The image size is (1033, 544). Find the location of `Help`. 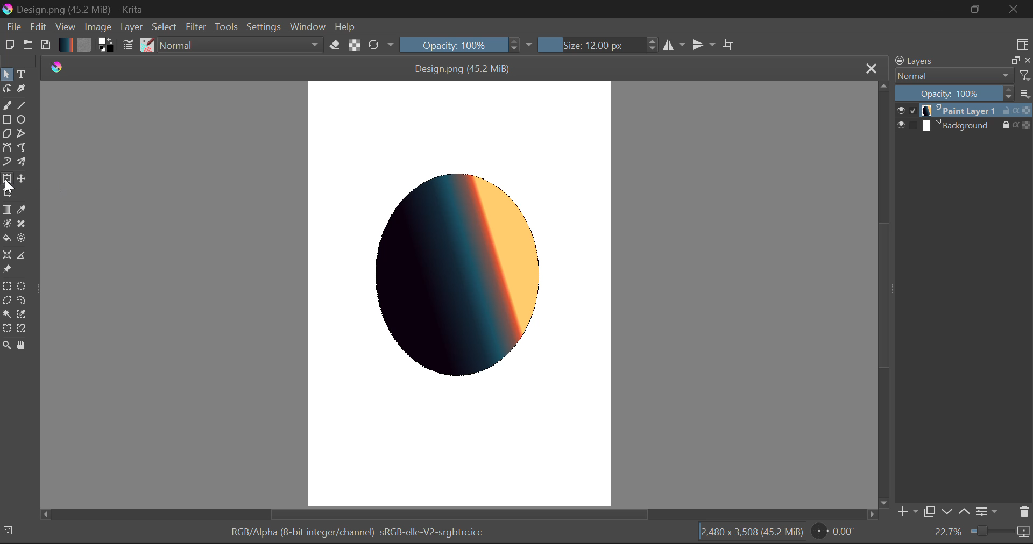

Help is located at coordinates (345, 26).